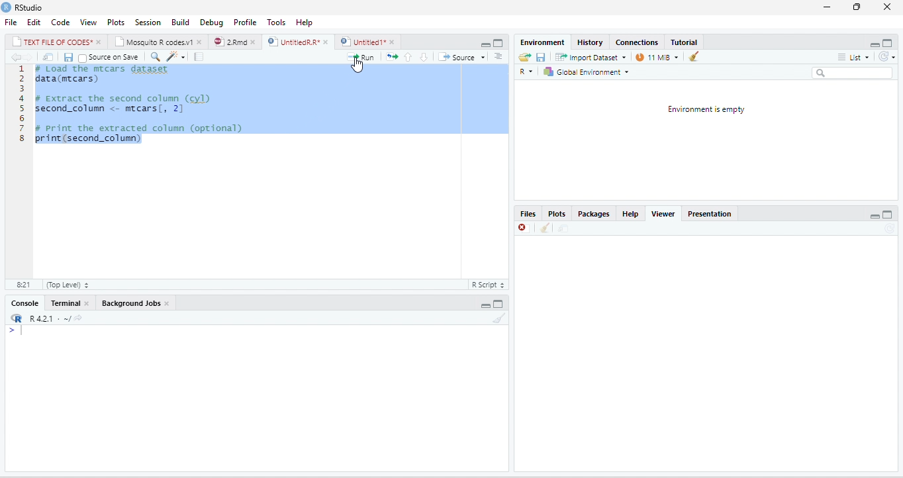 This screenshot has height=478, width=903. Describe the element at coordinates (360, 56) in the screenshot. I see `run the current line or selection` at that location.